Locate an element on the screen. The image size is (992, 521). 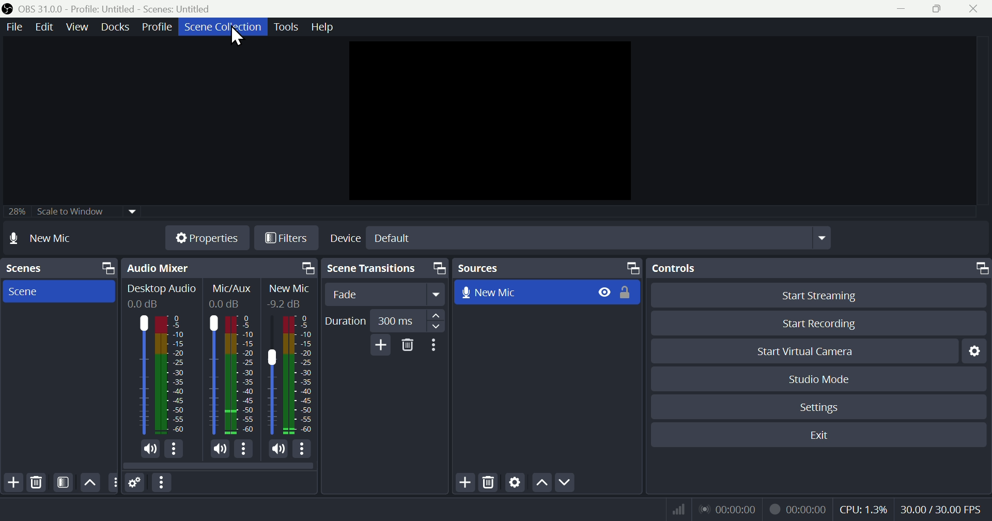
0.0dB is located at coordinates (227, 306).